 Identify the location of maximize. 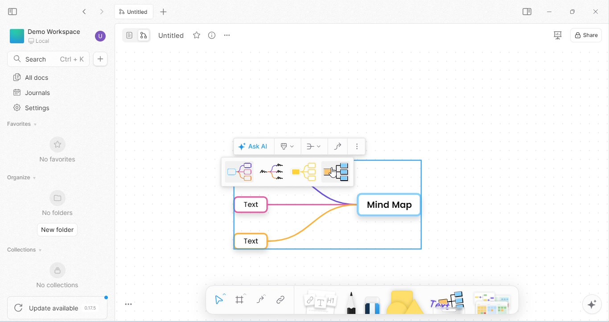
(573, 12).